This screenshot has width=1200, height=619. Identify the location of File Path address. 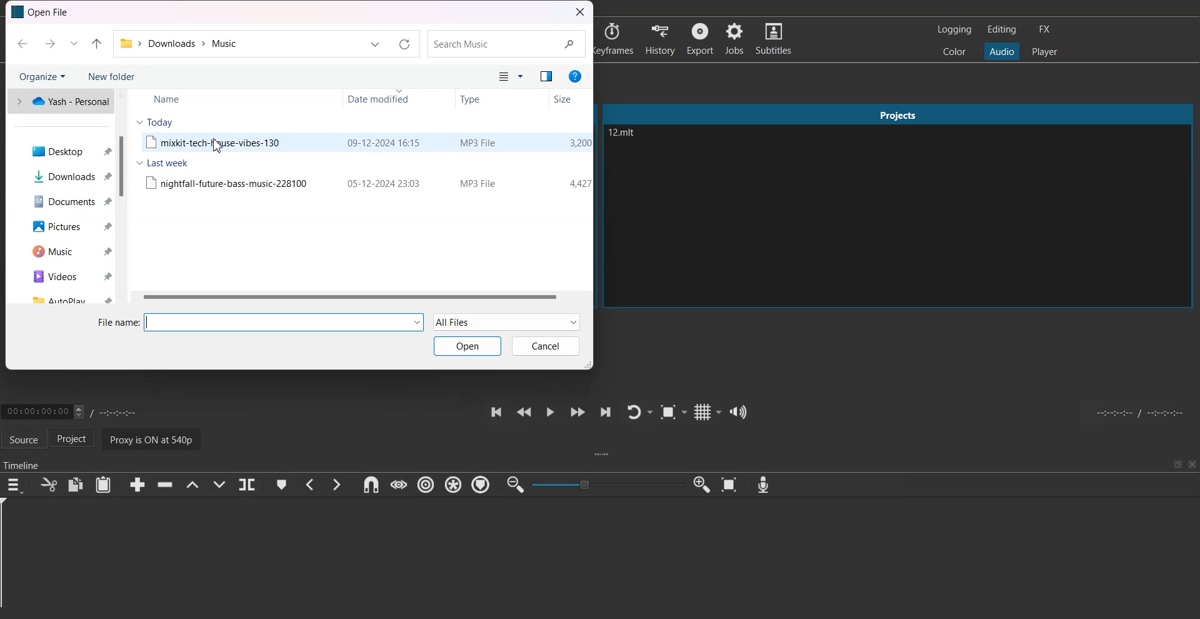
(182, 44).